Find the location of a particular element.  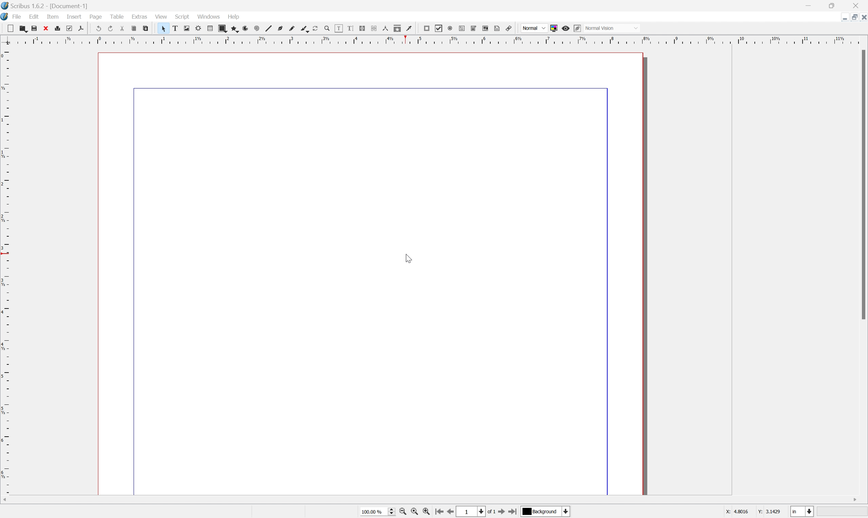

select current zoom level is located at coordinates (378, 512).